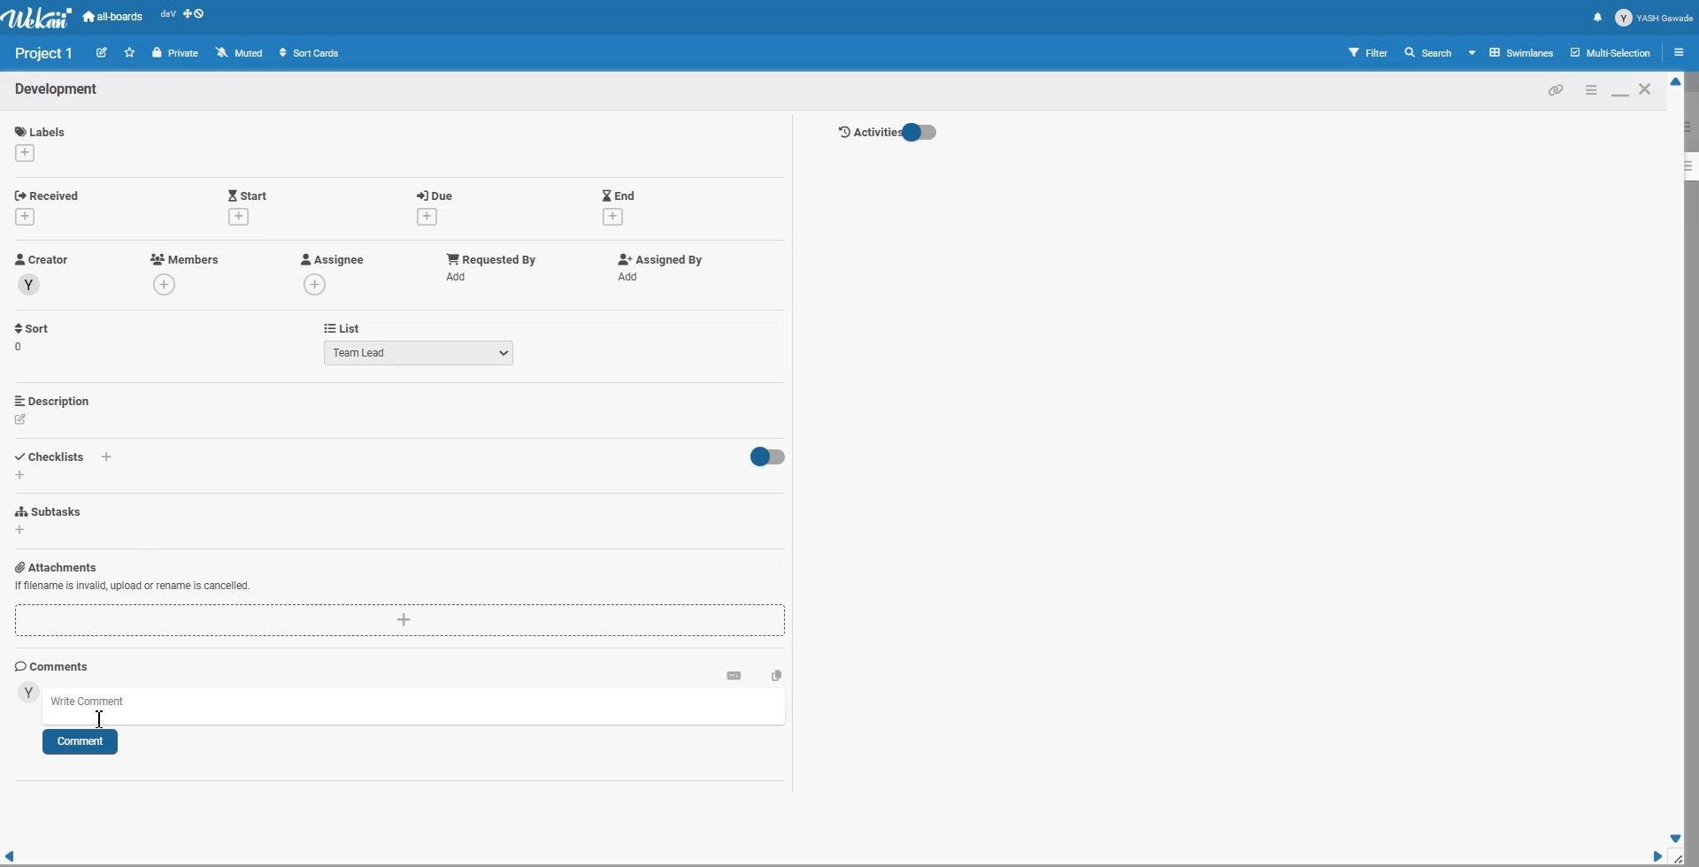  What do you see at coordinates (248, 194) in the screenshot?
I see `Add Start` at bounding box center [248, 194].